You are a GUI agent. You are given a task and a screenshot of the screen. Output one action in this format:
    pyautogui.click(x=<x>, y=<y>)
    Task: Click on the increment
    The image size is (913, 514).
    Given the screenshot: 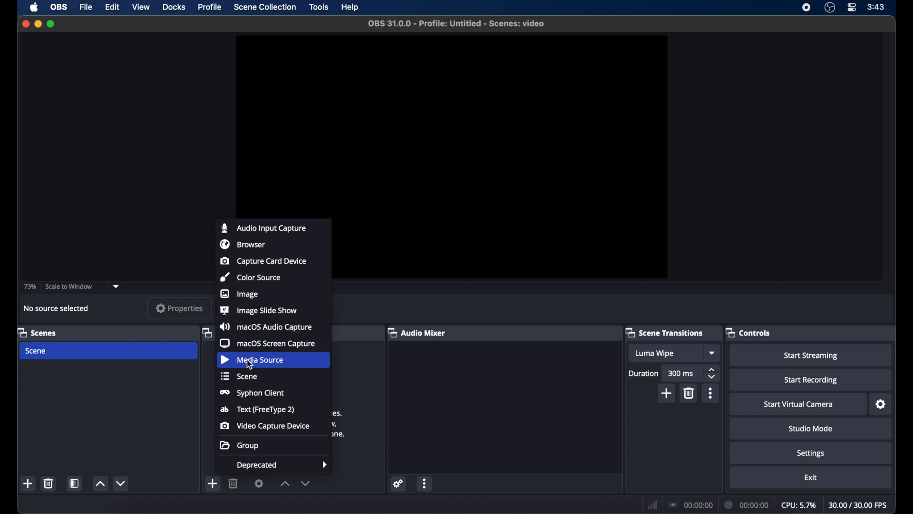 What is the action you would take?
    pyautogui.click(x=100, y=483)
    